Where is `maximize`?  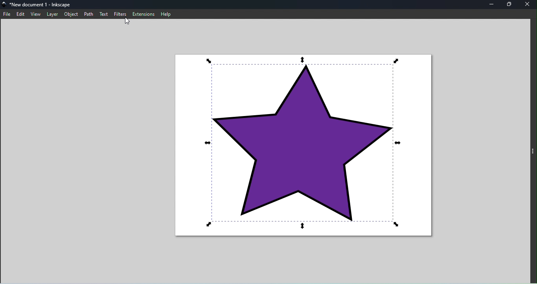
maximize is located at coordinates (509, 5).